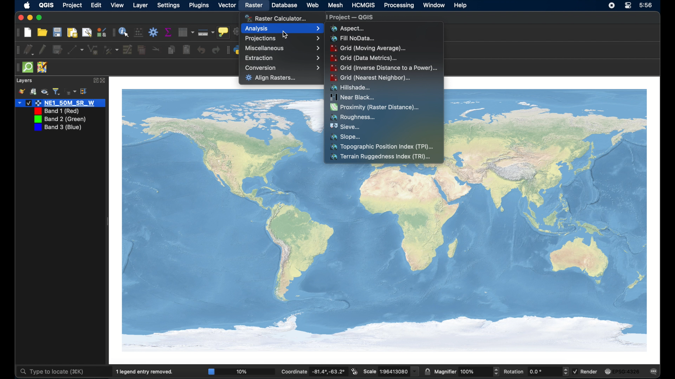 The image size is (675, 379). I want to click on layer 2, so click(55, 111).